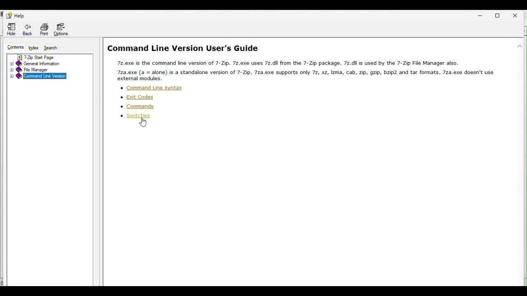 The width and height of the screenshot is (527, 296). I want to click on Index, so click(33, 48).